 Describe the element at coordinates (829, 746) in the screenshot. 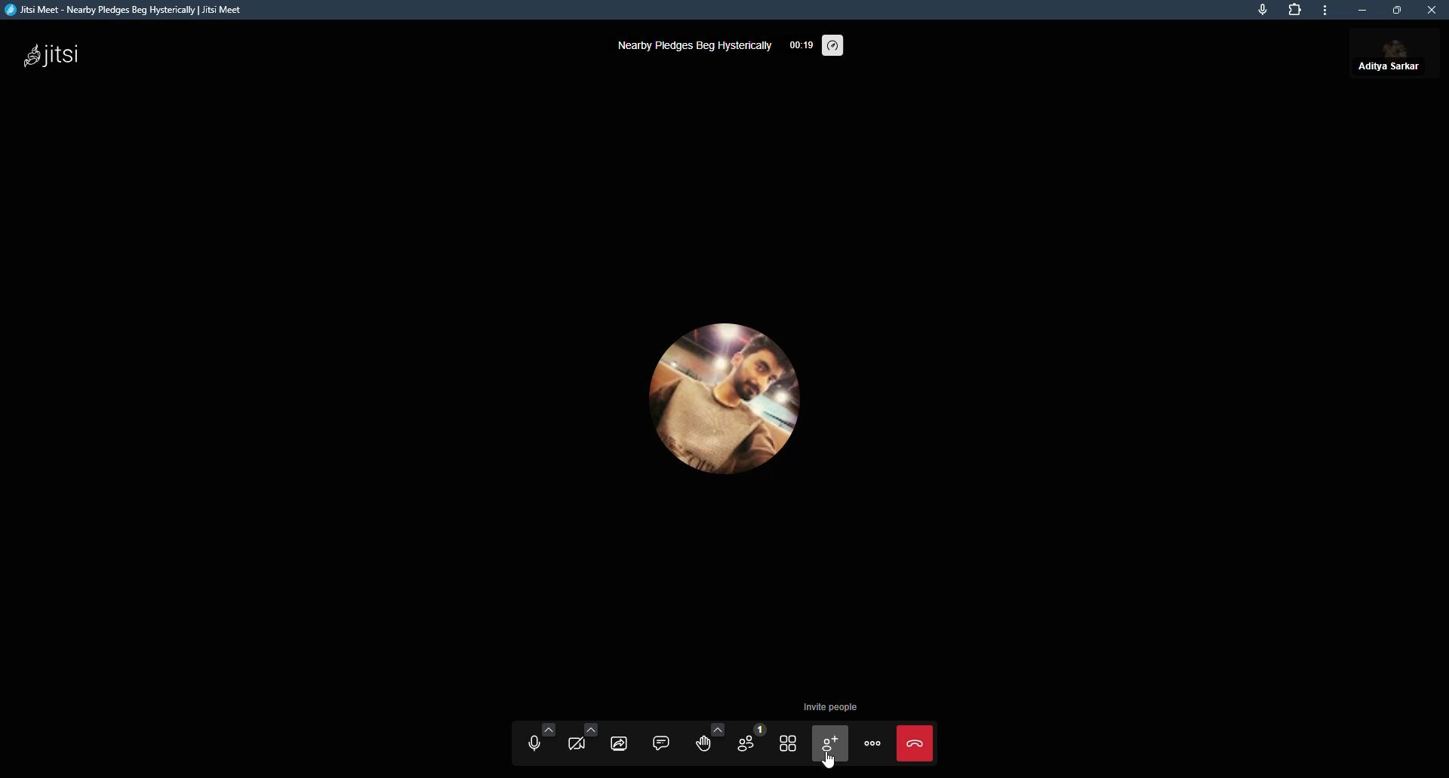

I see `invite people` at that location.